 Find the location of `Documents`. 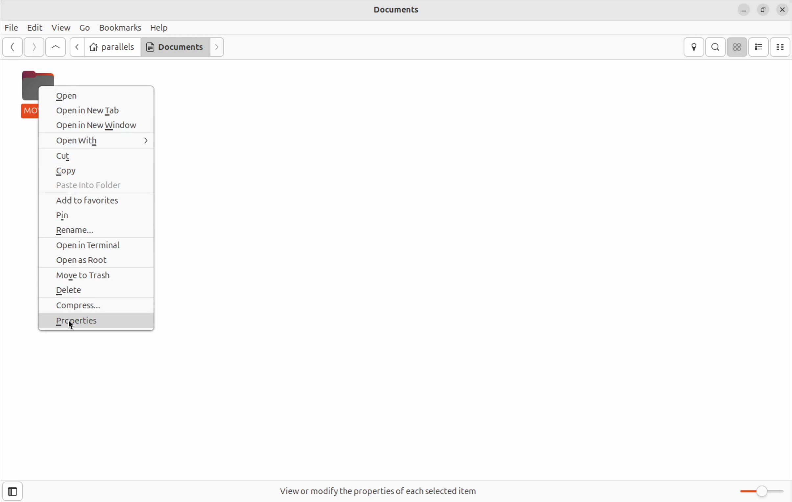

Documents is located at coordinates (394, 10).